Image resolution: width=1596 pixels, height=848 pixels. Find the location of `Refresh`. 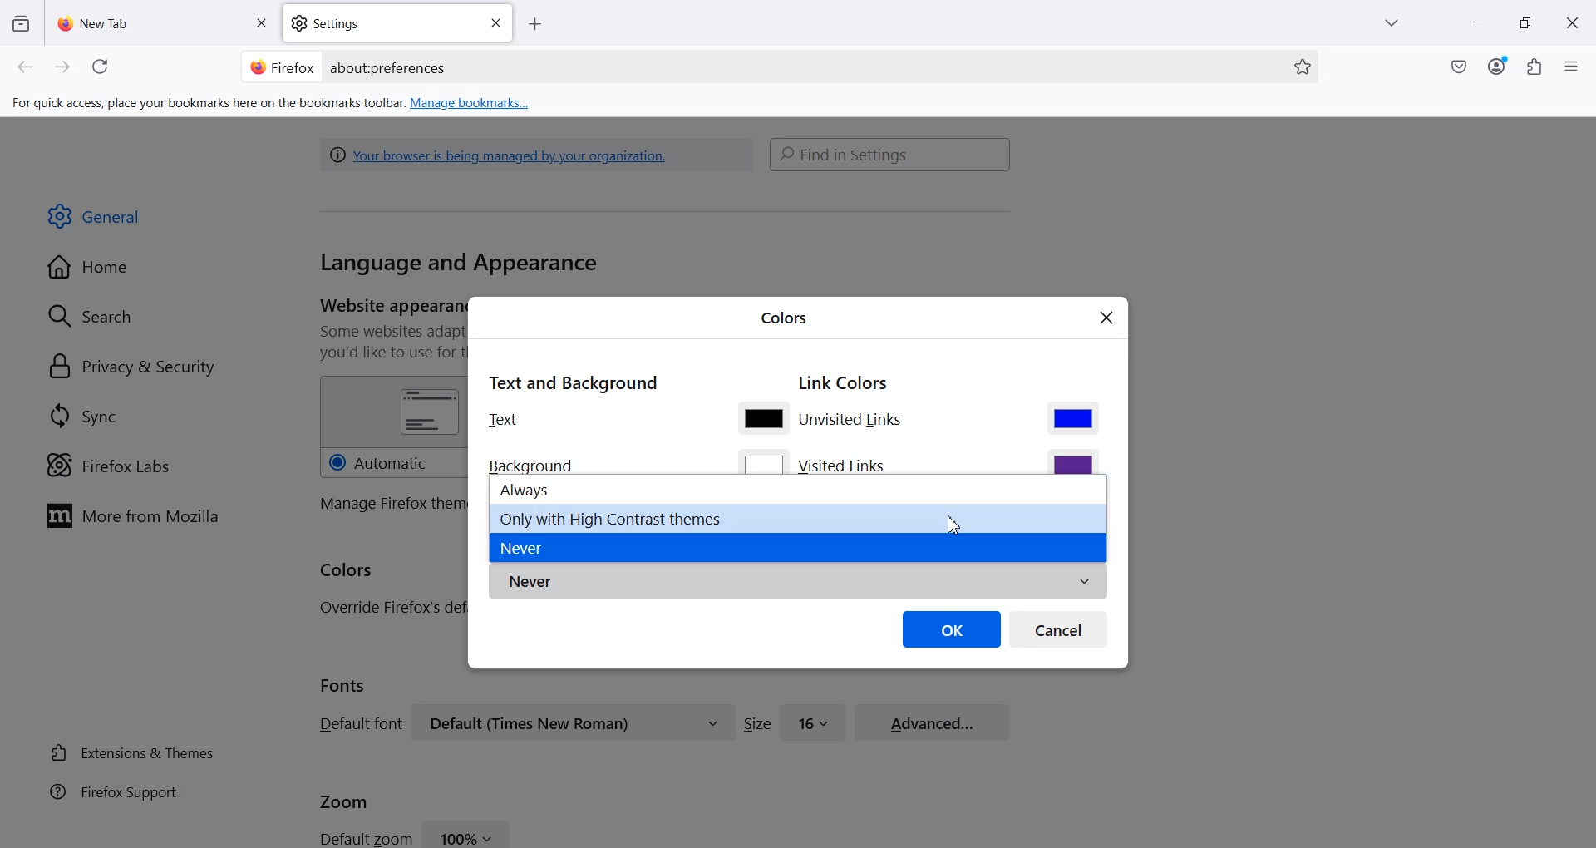

Refresh is located at coordinates (103, 67).